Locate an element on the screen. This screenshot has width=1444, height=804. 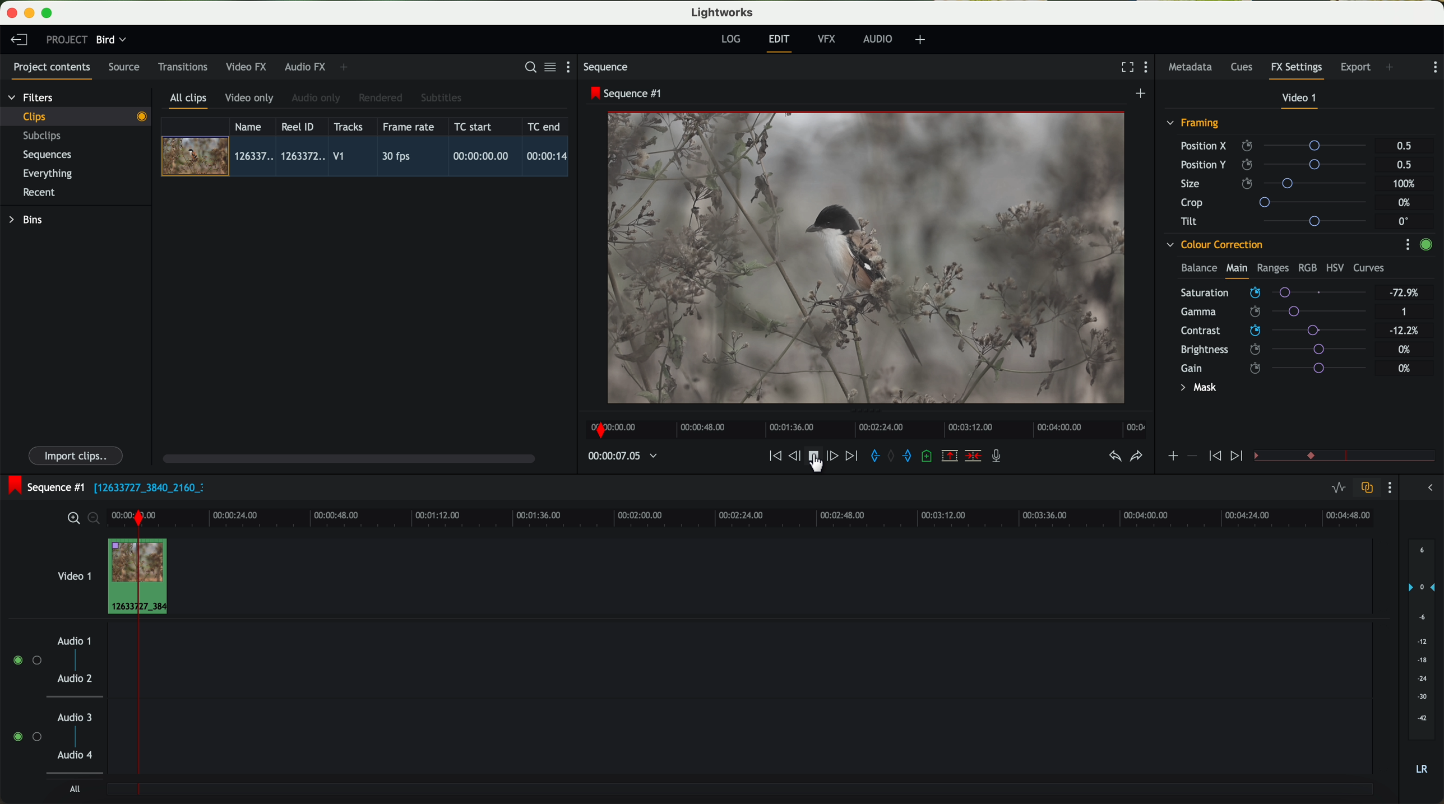
rendered is located at coordinates (381, 99).